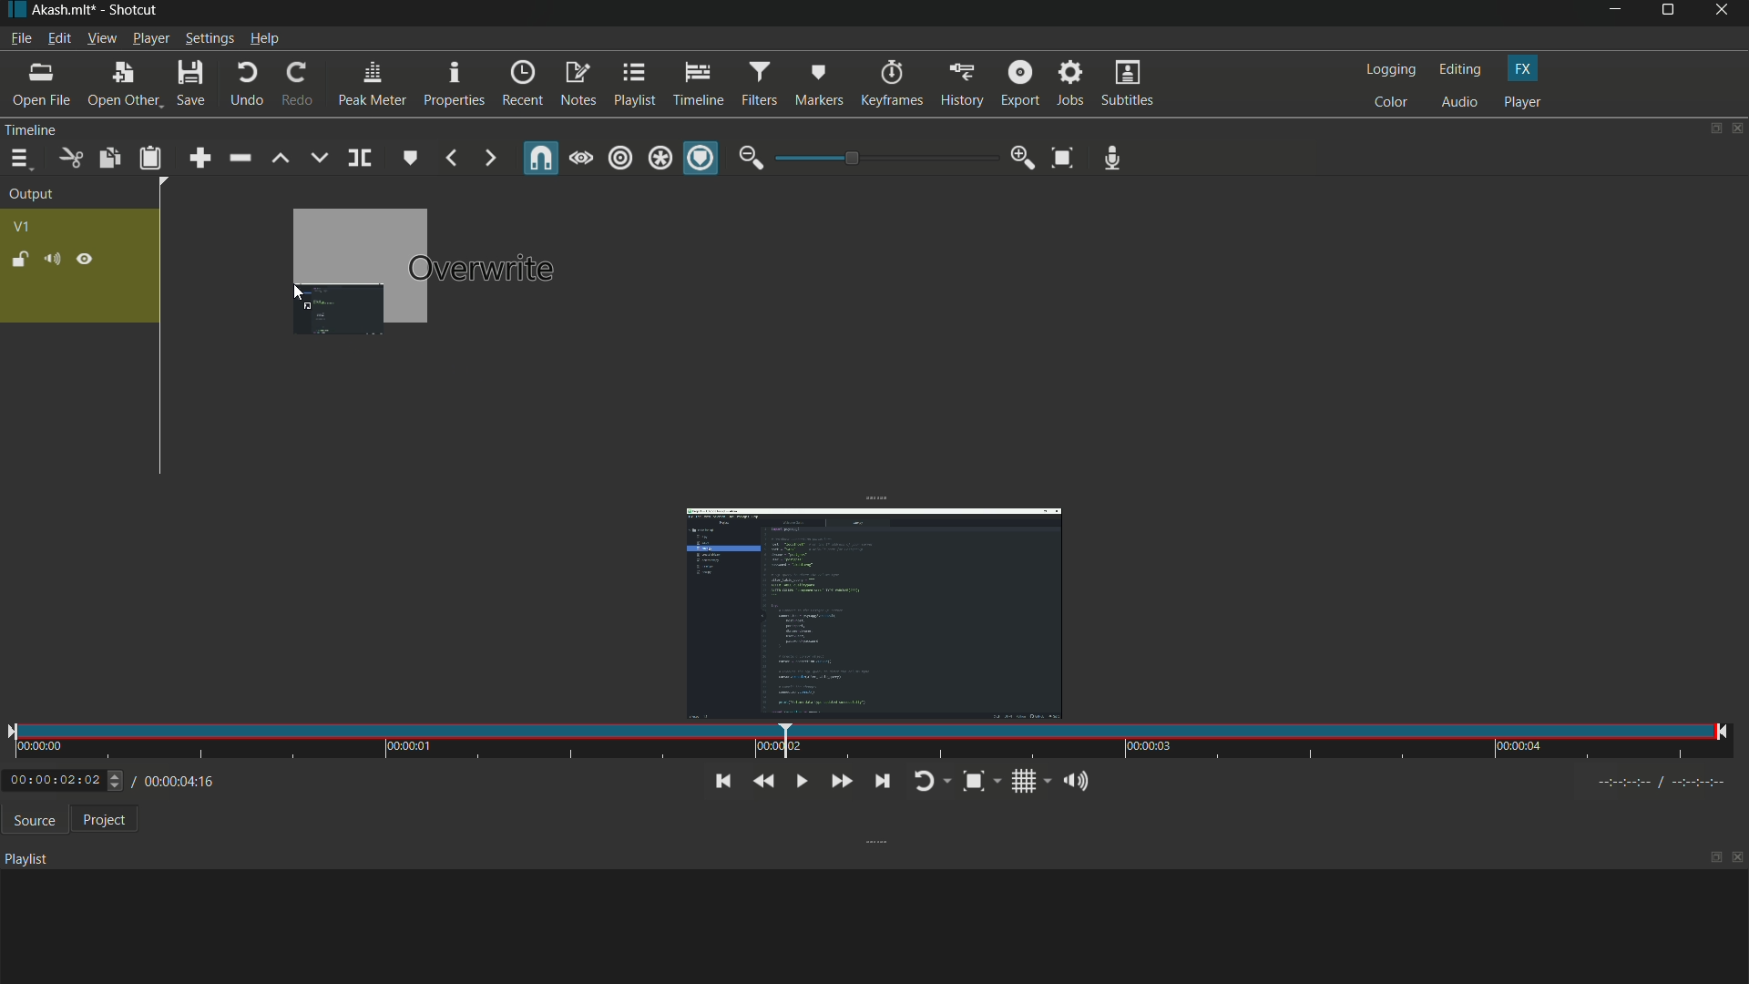  I want to click on Timeline, so click(65, 129).